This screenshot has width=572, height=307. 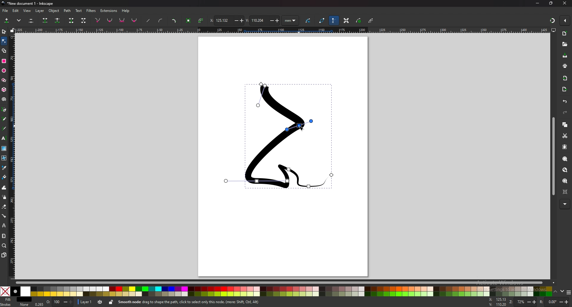 What do you see at coordinates (32, 3) in the screenshot?
I see `title` at bounding box center [32, 3].